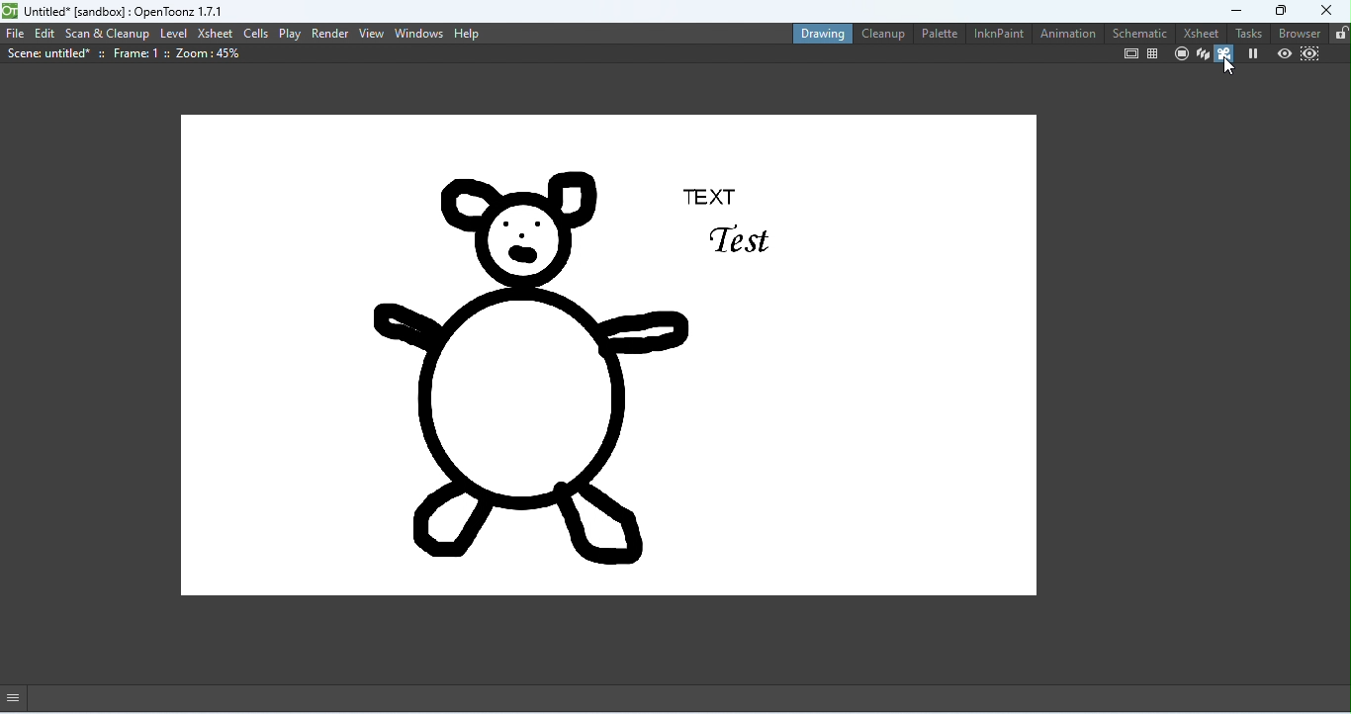  Describe the element at coordinates (467, 33) in the screenshot. I see `help` at that location.